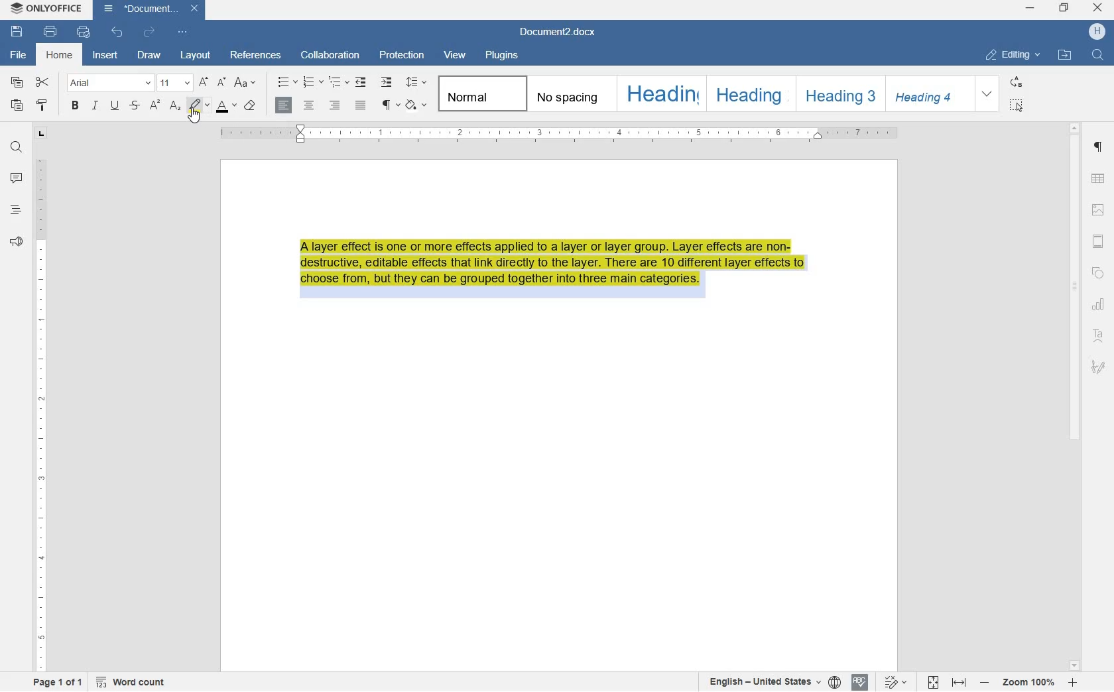 The width and height of the screenshot is (1114, 692). What do you see at coordinates (40, 135) in the screenshot?
I see `TAB STOP` at bounding box center [40, 135].